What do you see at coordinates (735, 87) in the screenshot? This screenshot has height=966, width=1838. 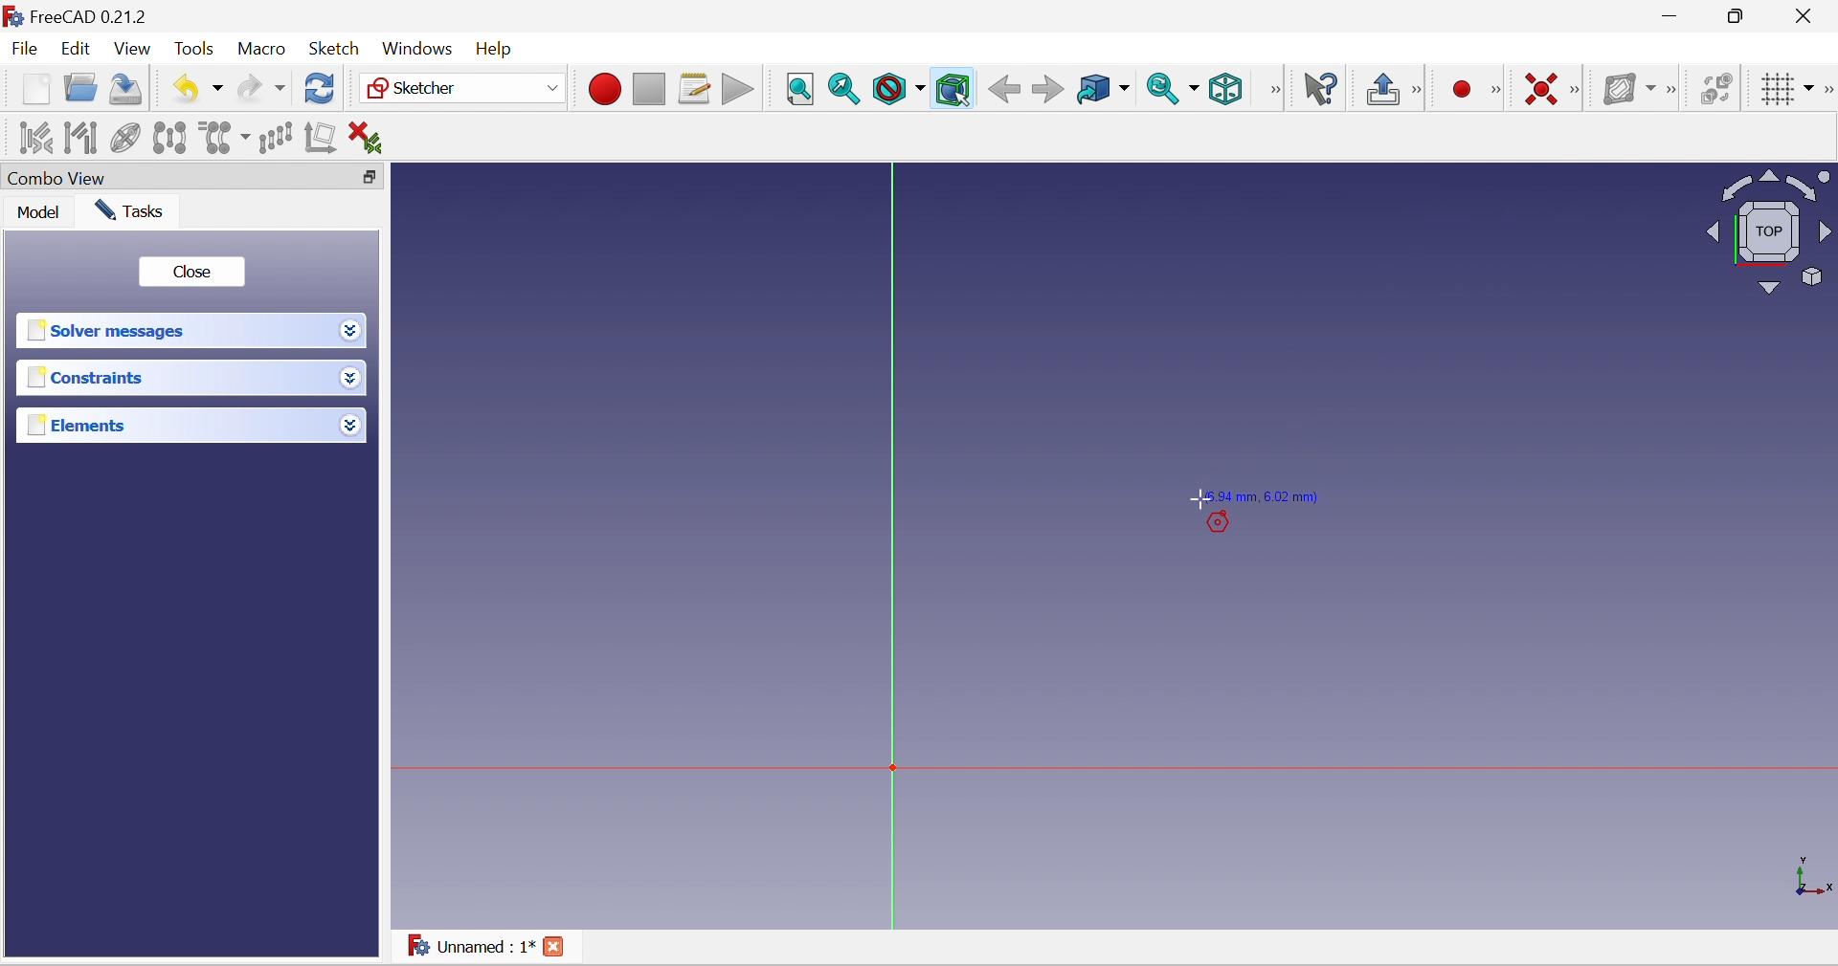 I see `Execute macro` at bounding box center [735, 87].